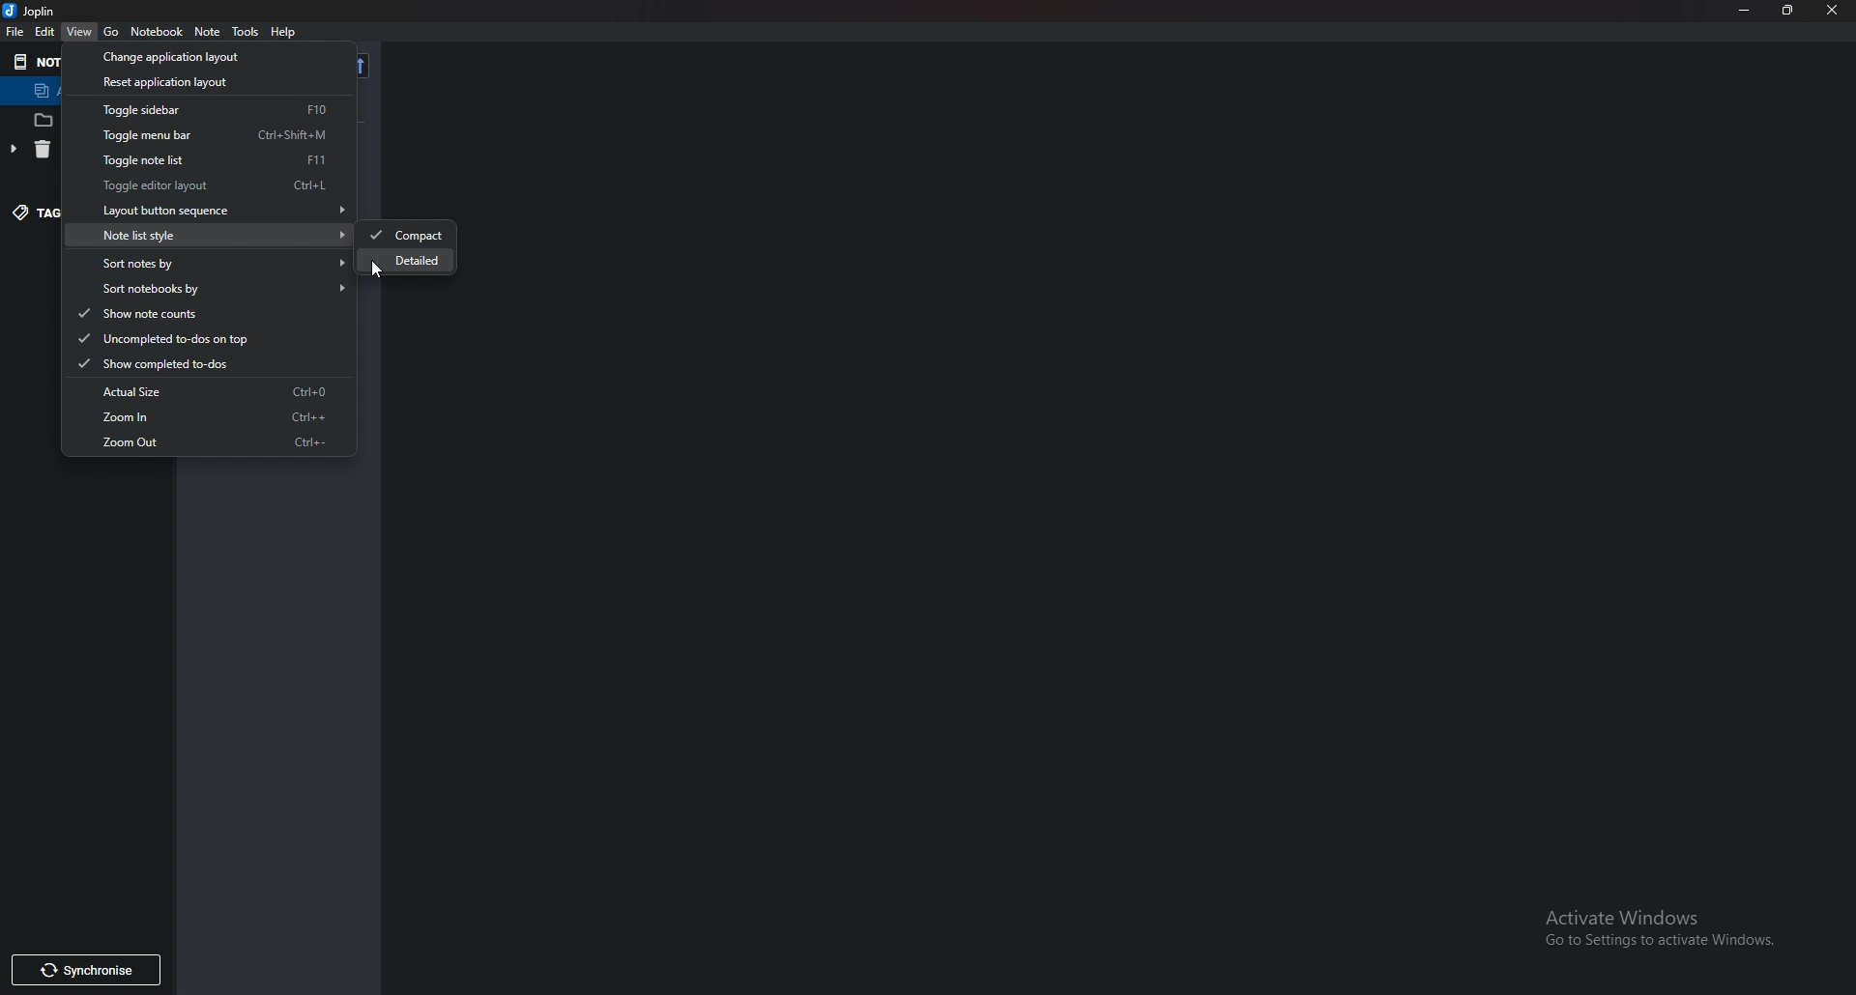  What do you see at coordinates (85, 971) in the screenshot?
I see `Synchronize` at bounding box center [85, 971].